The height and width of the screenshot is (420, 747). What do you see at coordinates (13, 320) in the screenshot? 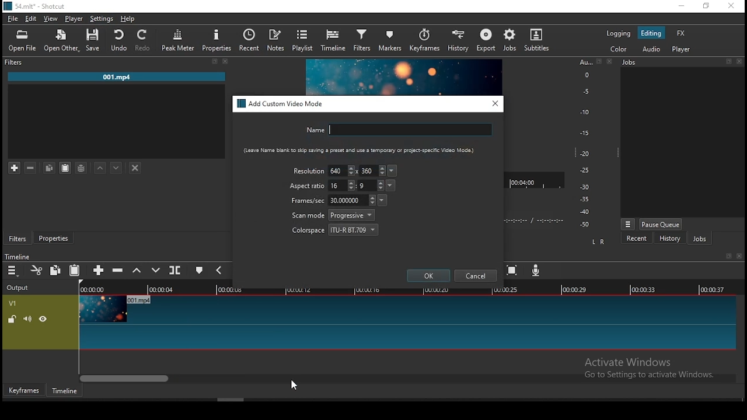
I see `unlock` at bounding box center [13, 320].